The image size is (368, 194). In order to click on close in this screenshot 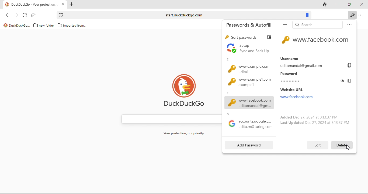, I will do `click(362, 5)`.